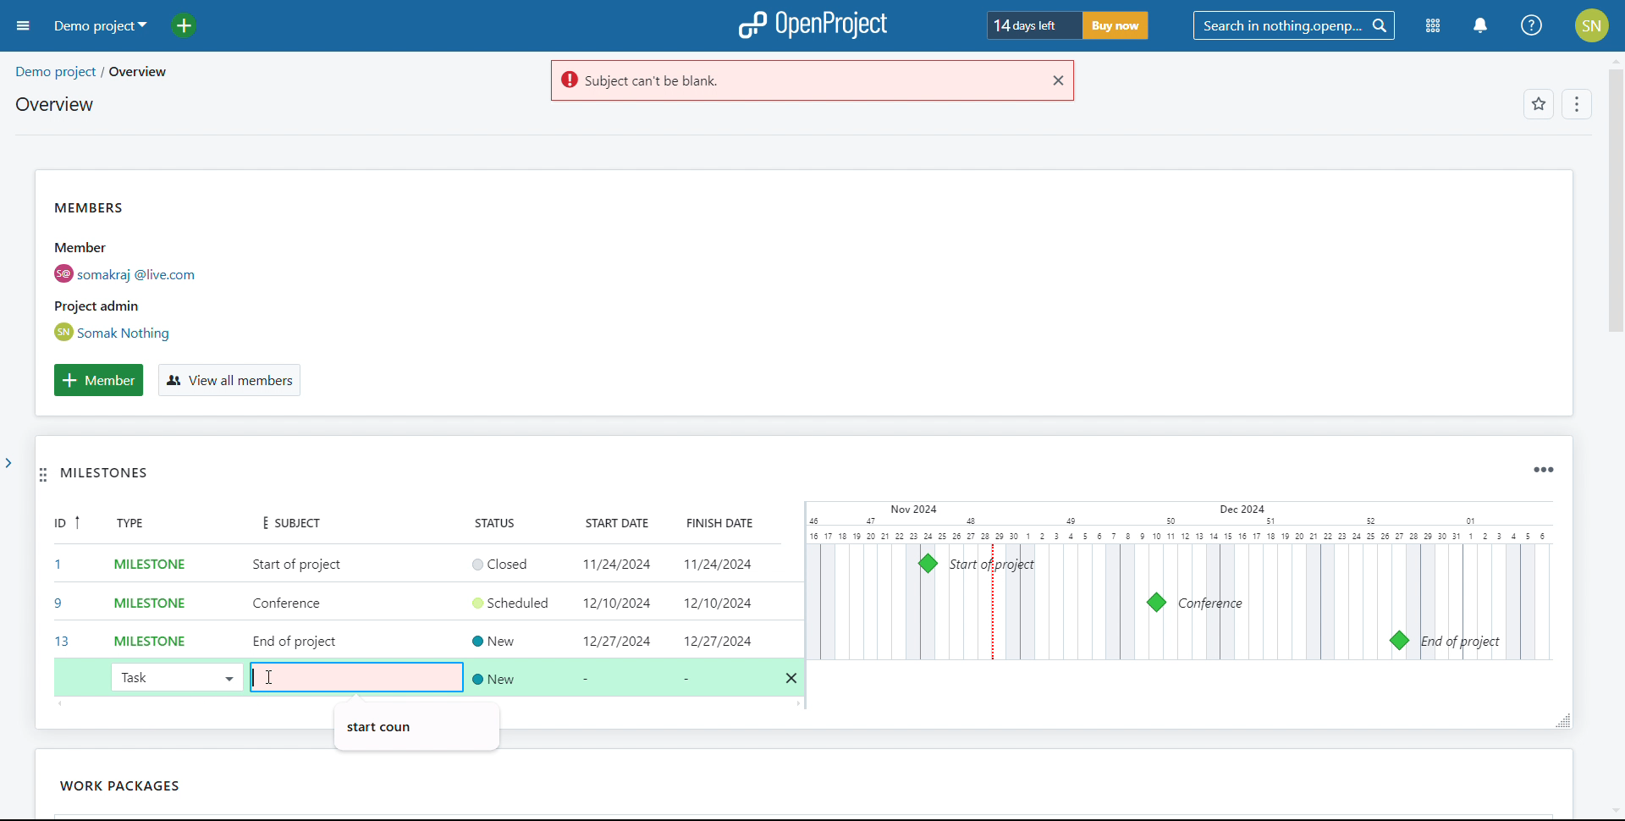 This screenshot has height=821, width=1625. I want to click on options, so click(1574, 106).